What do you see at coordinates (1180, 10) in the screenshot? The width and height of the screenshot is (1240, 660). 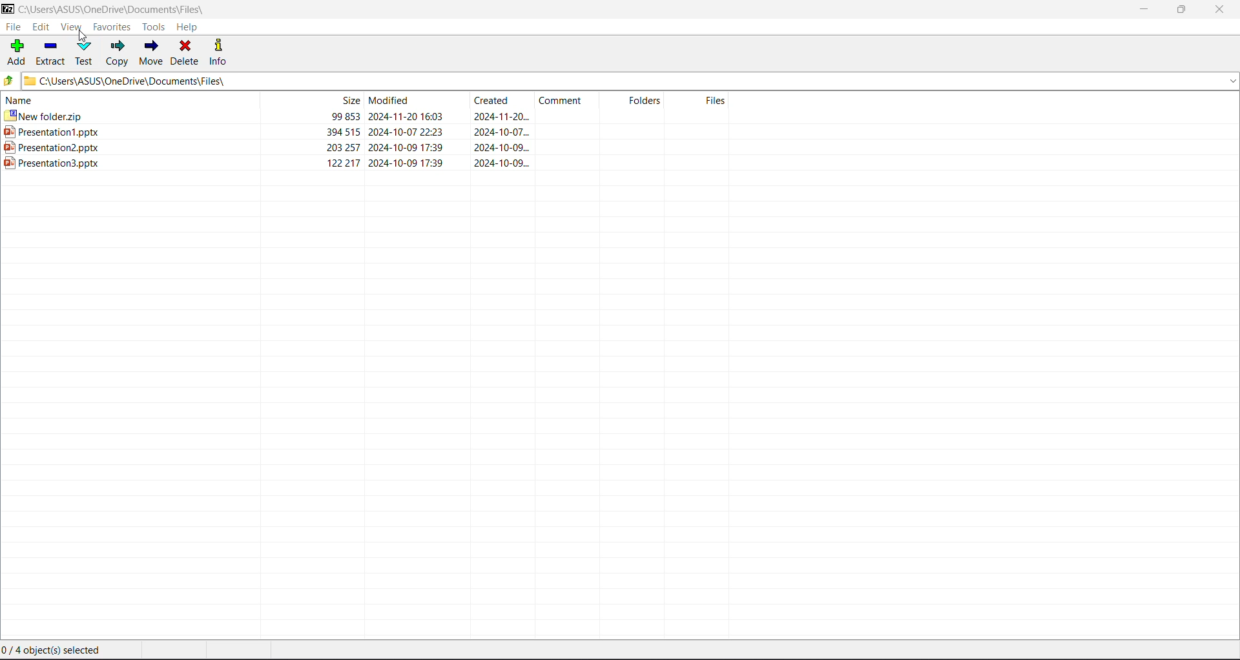 I see `Restore Down` at bounding box center [1180, 10].